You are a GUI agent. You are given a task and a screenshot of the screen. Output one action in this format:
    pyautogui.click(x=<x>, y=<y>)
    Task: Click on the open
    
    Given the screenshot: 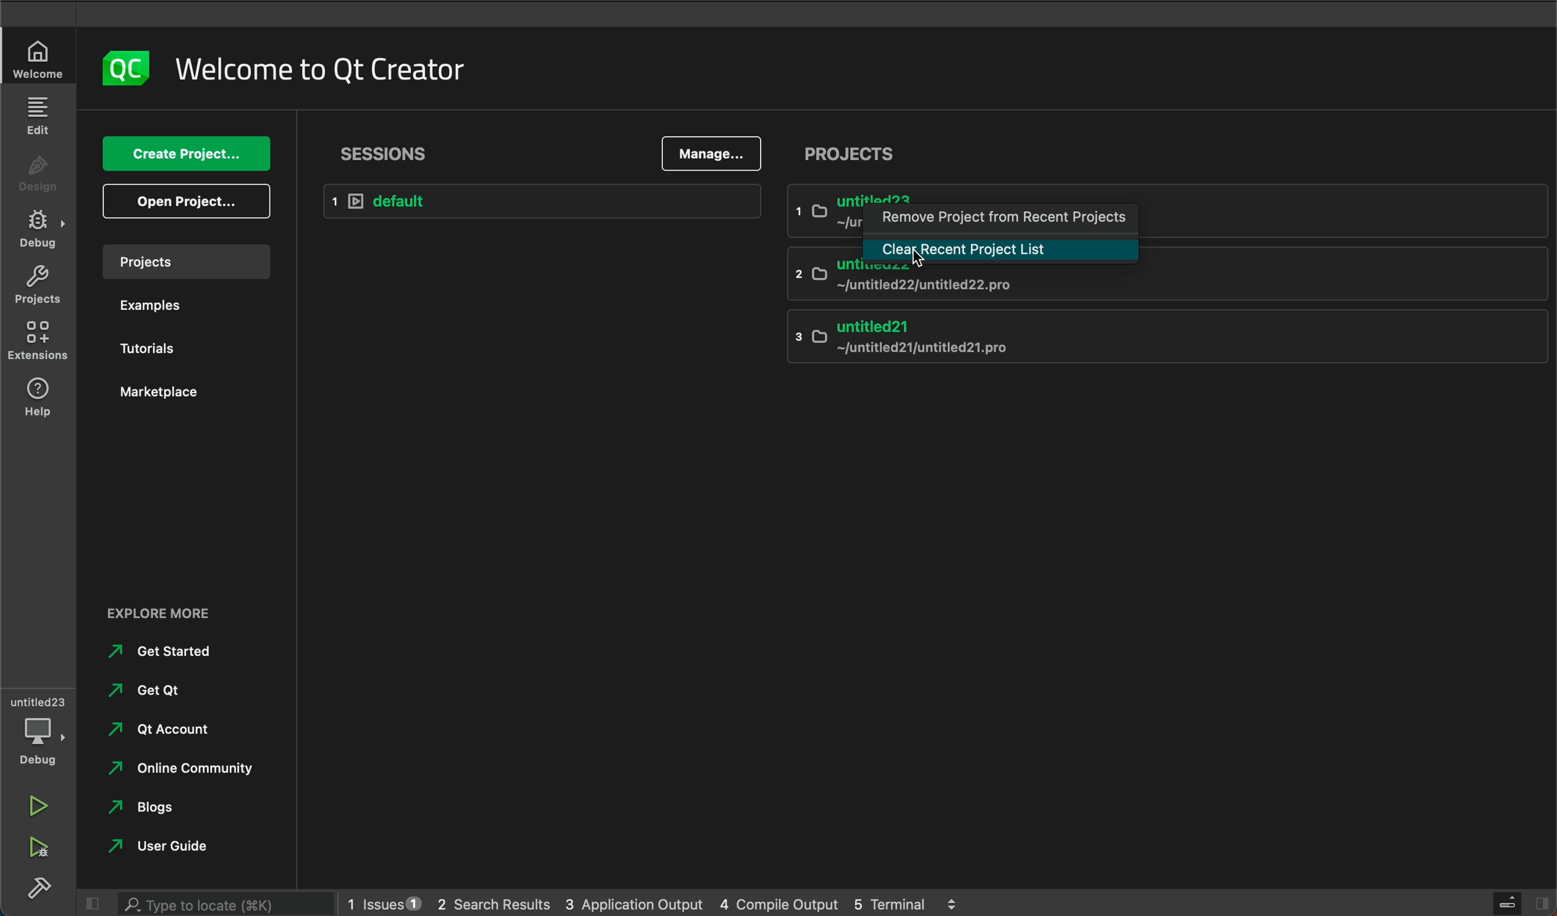 What is the action you would take?
    pyautogui.click(x=184, y=203)
    